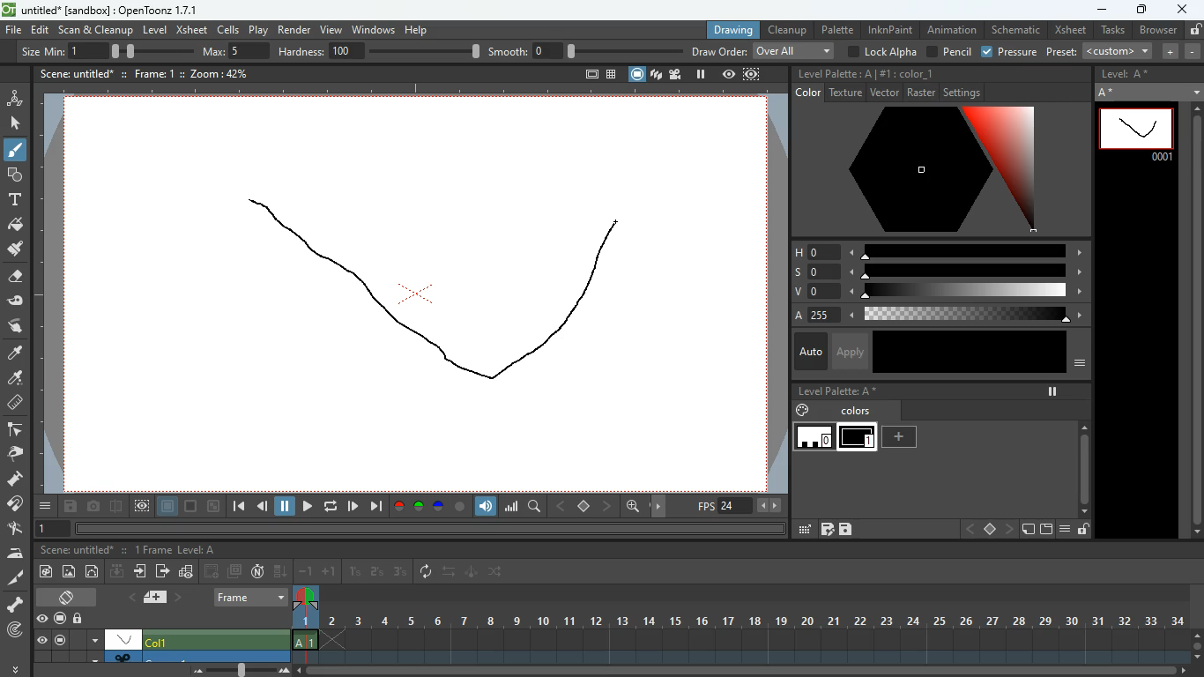 The width and height of the screenshot is (1204, 677). Describe the element at coordinates (14, 579) in the screenshot. I see `cut` at that location.